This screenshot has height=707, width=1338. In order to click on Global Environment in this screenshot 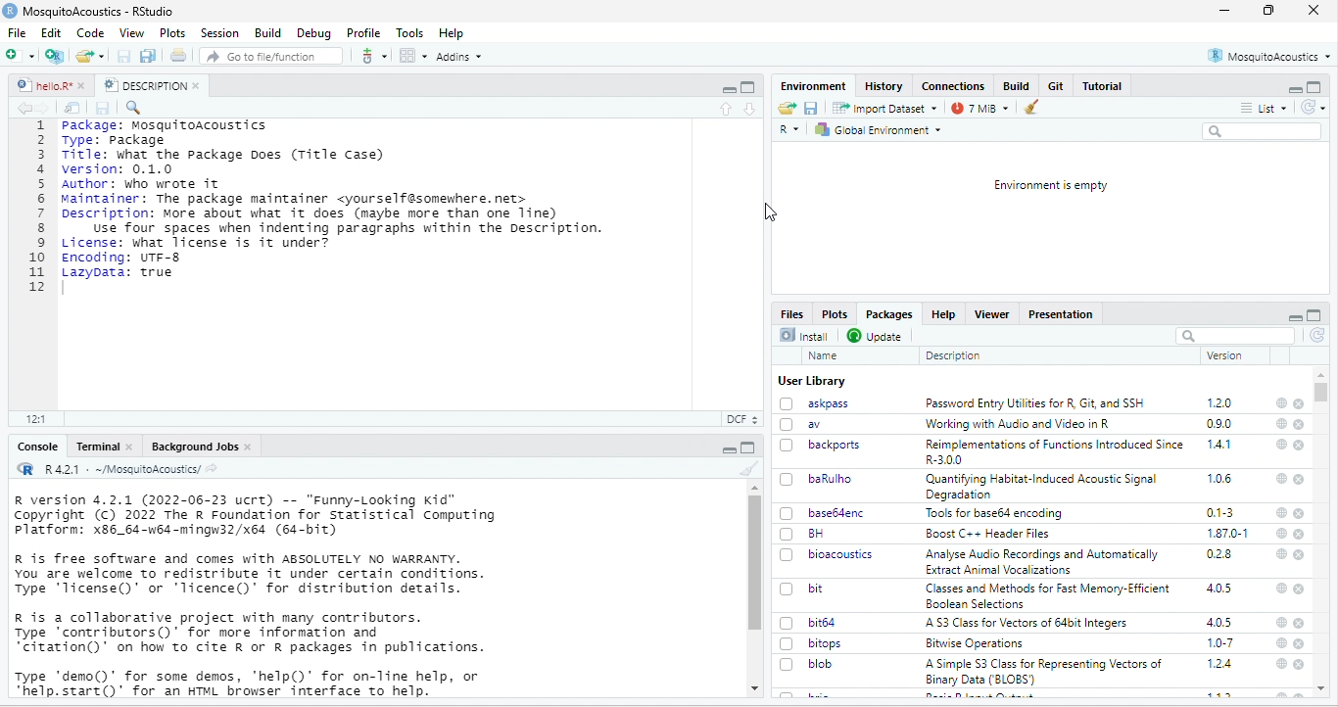, I will do `click(883, 129)`.